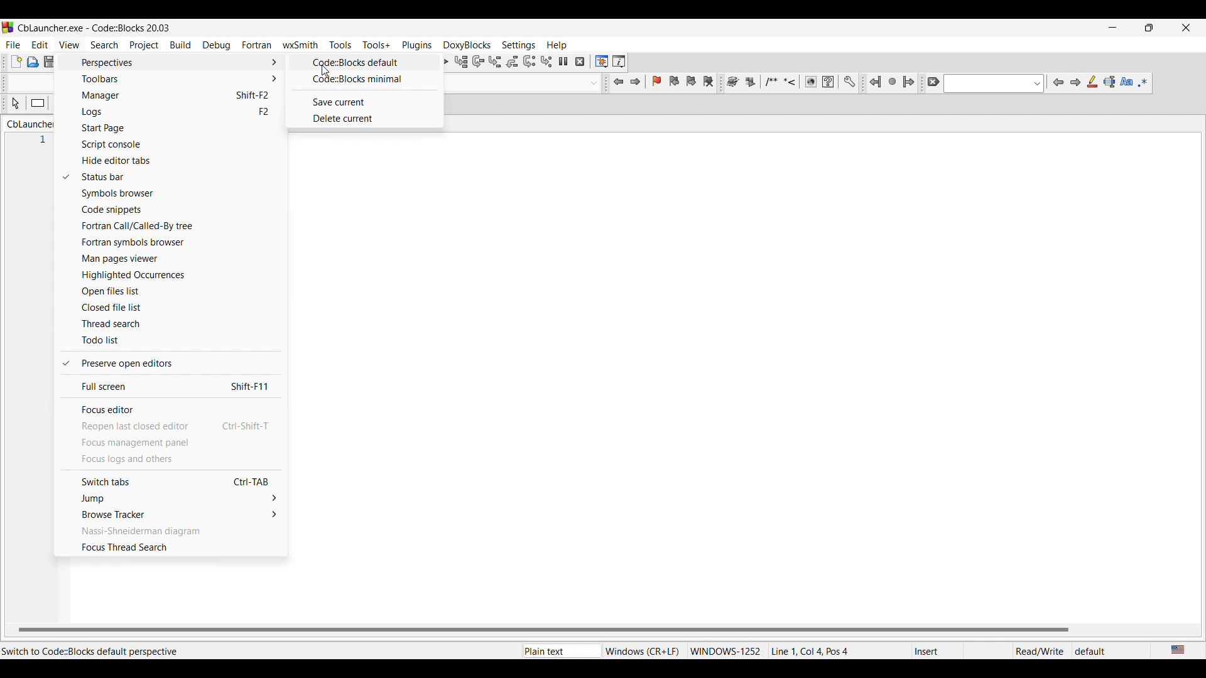 This screenshot has height=678, width=1206. Describe the element at coordinates (367, 119) in the screenshot. I see `Delete current` at that location.